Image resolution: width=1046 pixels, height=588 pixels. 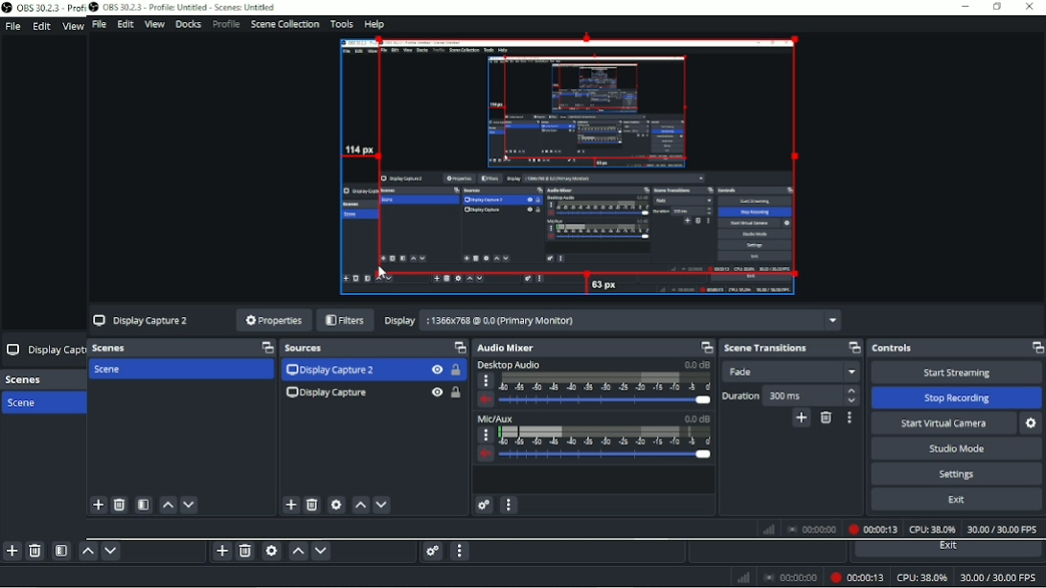 What do you see at coordinates (814, 530) in the screenshot?
I see `00:00:00` at bounding box center [814, 530].